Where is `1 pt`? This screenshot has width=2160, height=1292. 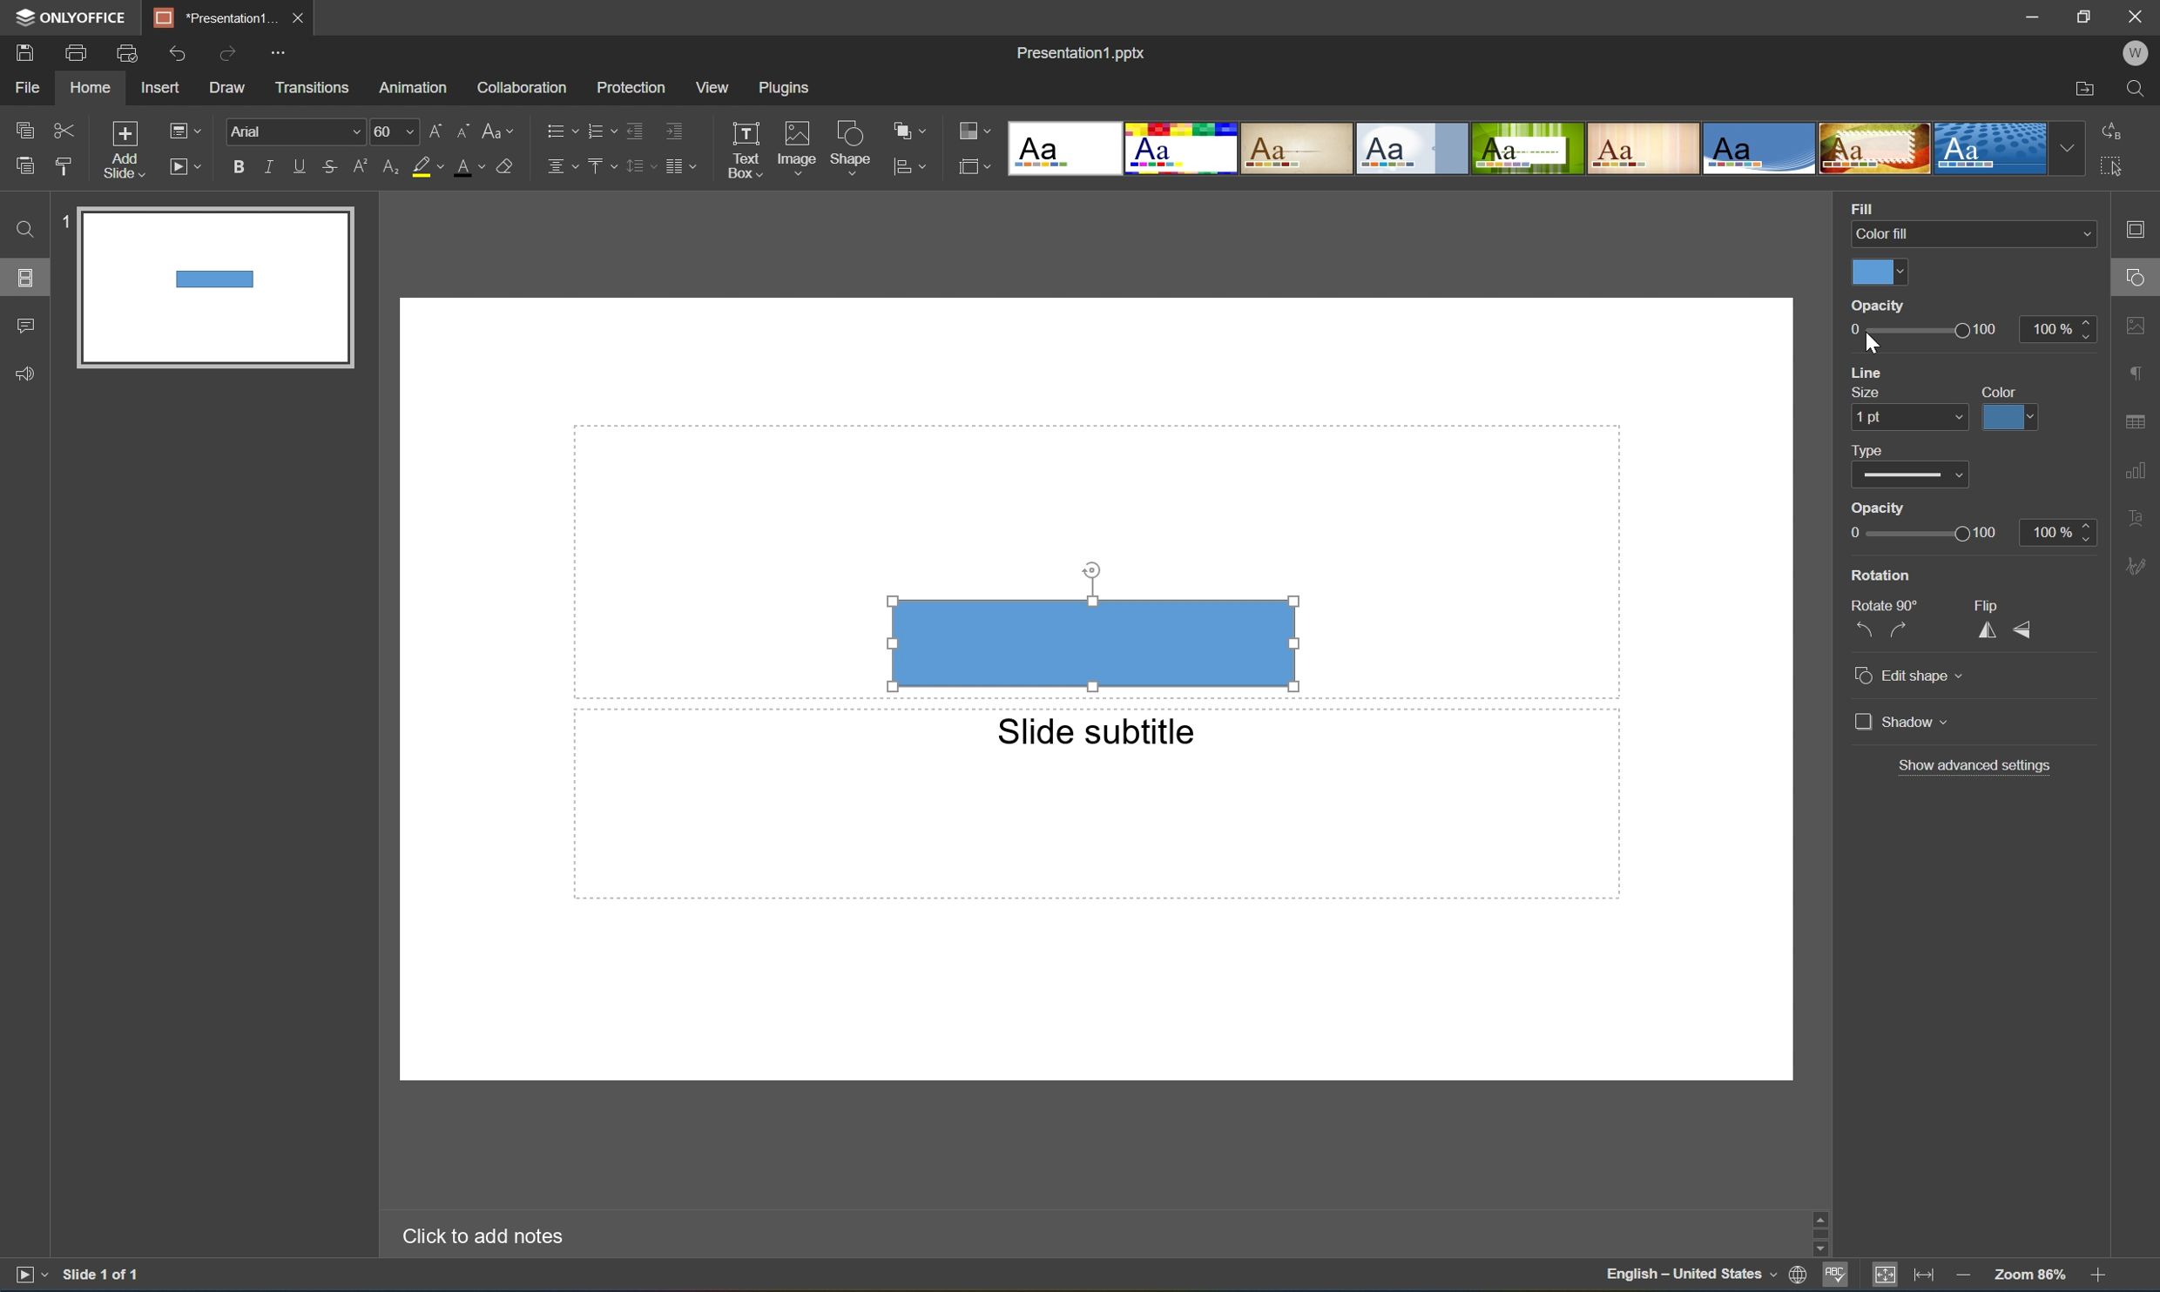 1 pt is located at coordinates (1902, 417).